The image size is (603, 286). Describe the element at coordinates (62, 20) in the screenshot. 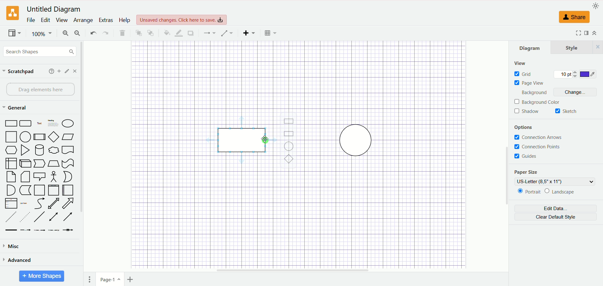

I see `view` at that location.